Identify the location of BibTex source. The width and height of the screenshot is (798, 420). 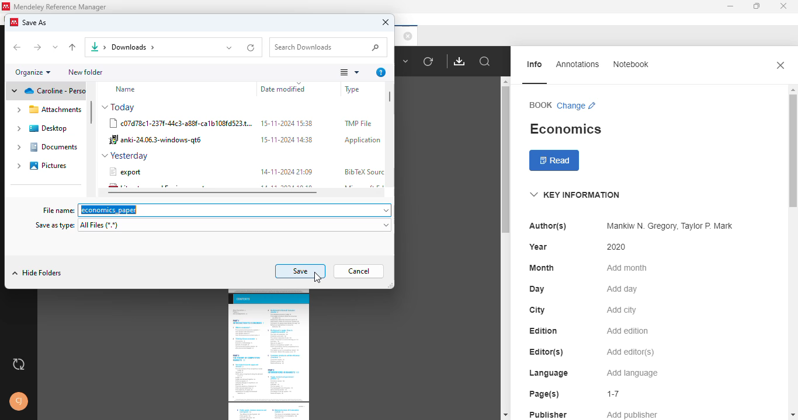
(363, 171).